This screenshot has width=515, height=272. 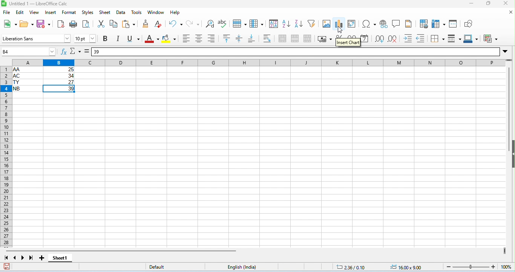 What do you see at coordinates (492, 38) in the screenshot?
I see `conditional` at bounding box center [492, 38].